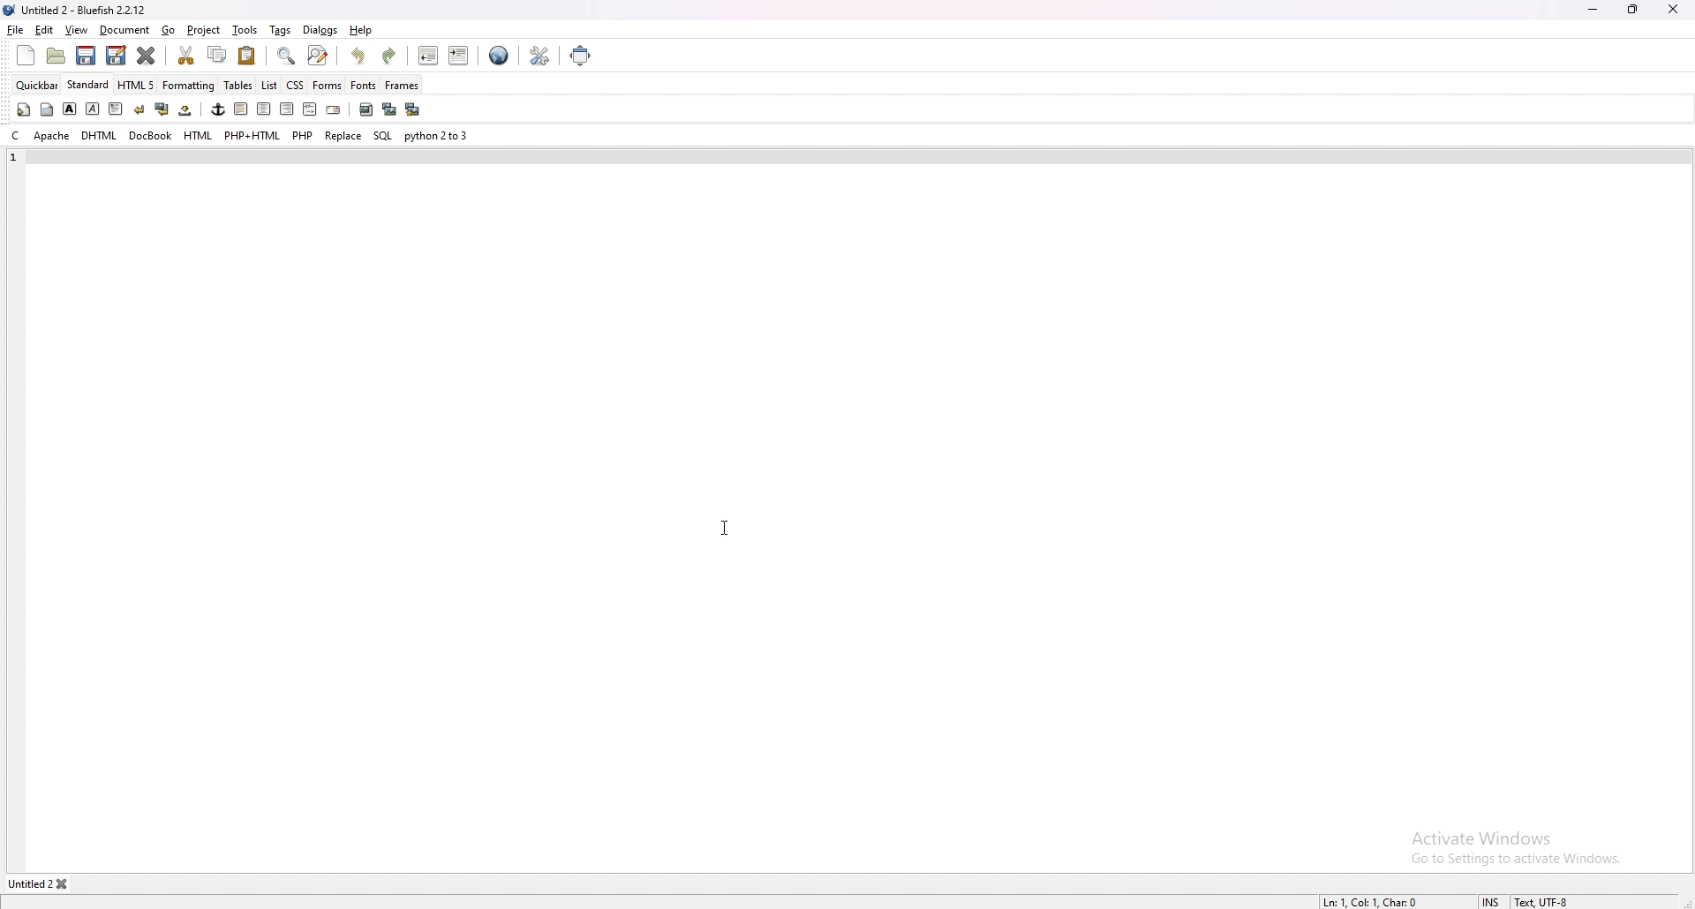 This screenshot has height=909, width=1695. What do you see at coordinates (185, 110) in the screenshot?
I see `non breaking space` at bounding box center [185, 110].